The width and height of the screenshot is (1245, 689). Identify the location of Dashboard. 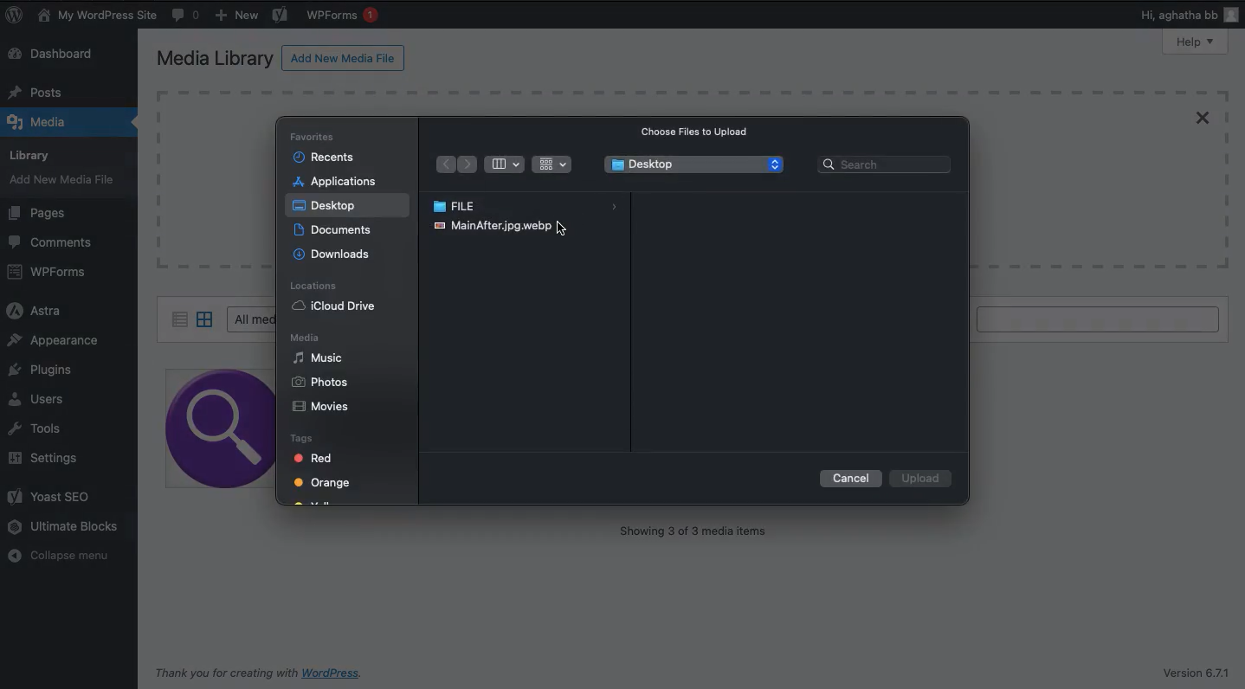
(65, 54).